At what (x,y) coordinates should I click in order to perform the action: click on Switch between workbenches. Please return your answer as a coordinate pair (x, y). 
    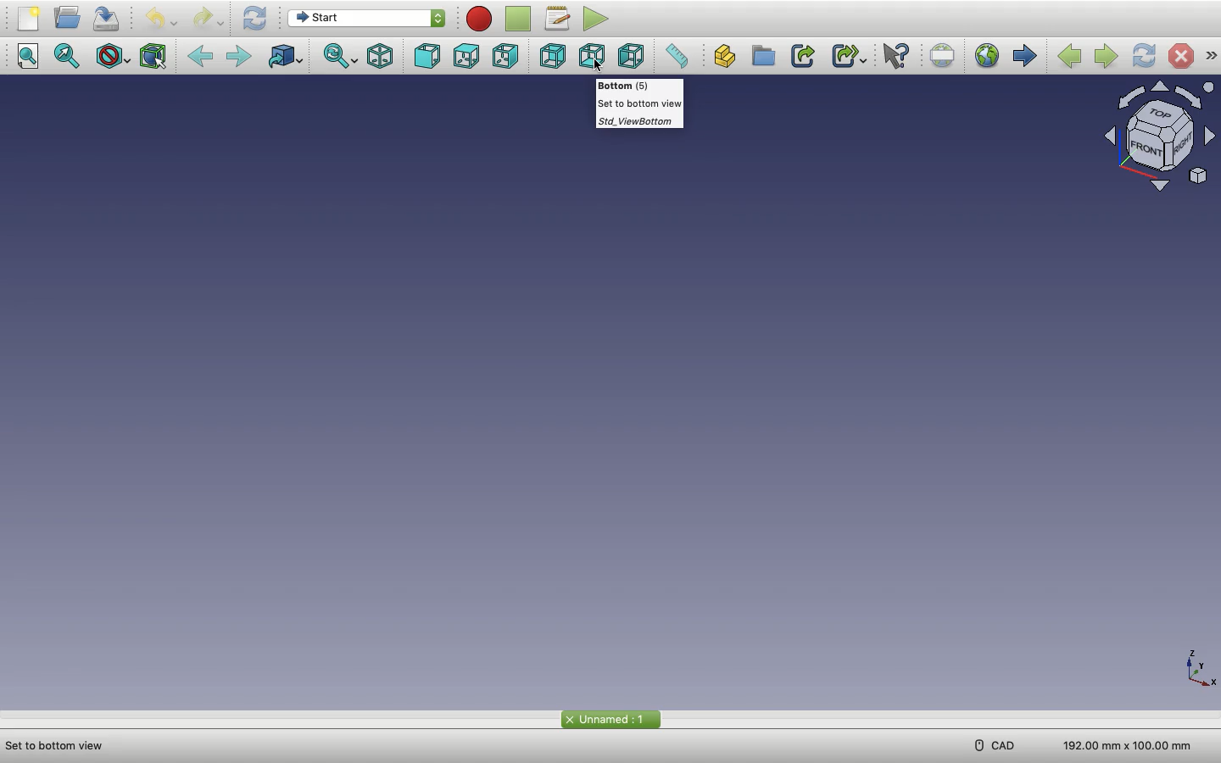
    Looking at the image, I should click on (365, 19).